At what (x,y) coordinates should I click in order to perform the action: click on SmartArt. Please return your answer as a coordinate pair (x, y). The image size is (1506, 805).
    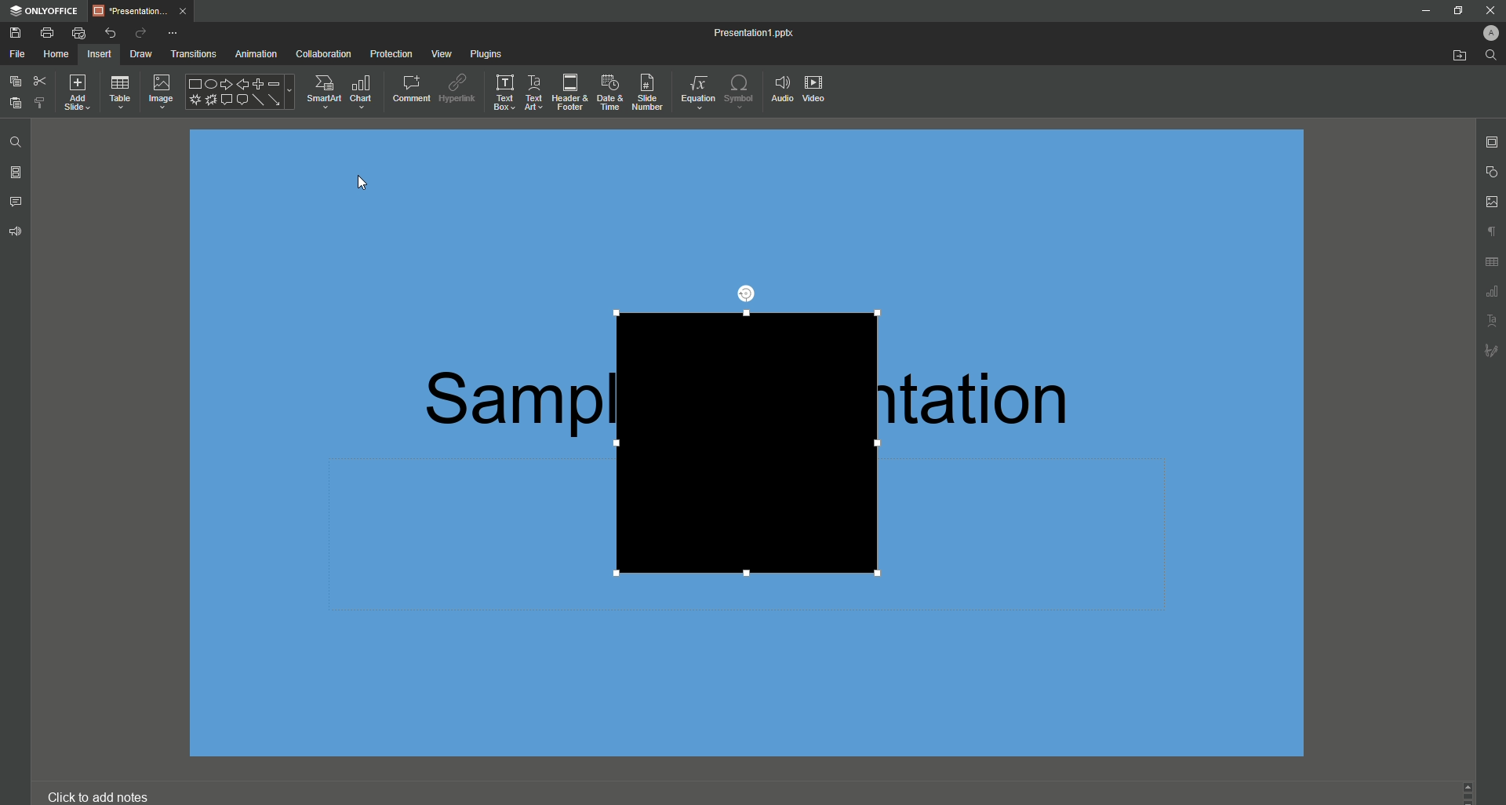
    Looking at the image, I should click on (320, 90).